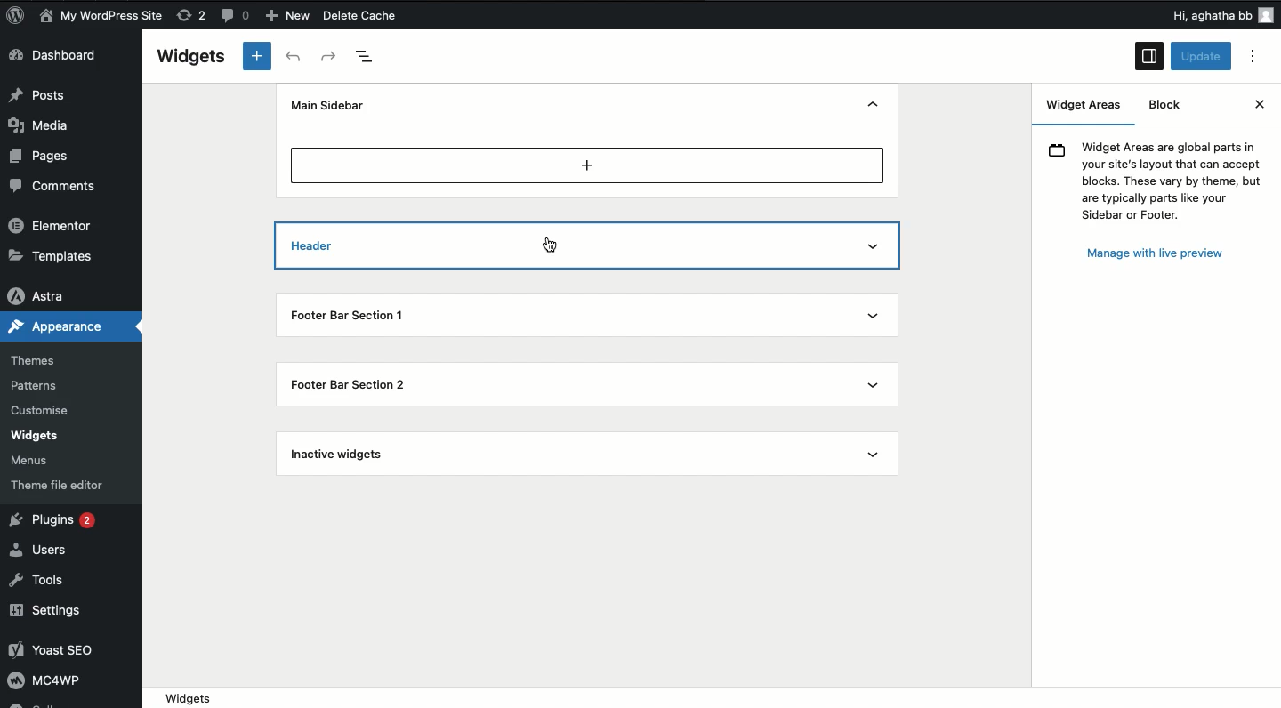  What do you see at coordinates (56, 186) in the screenshot?
I see `Comments` at bounding box center [56, 186].